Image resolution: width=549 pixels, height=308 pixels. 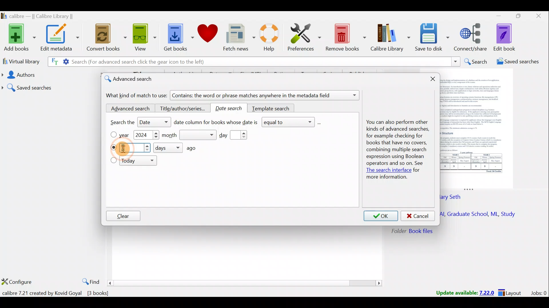 I want to click on Day, so click(x=237, y=135).